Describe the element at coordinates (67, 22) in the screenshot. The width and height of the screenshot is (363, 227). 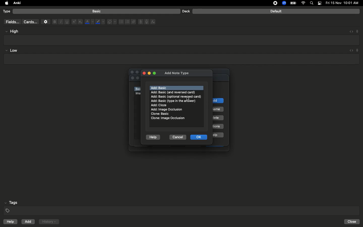
I see `Underline` at that location.